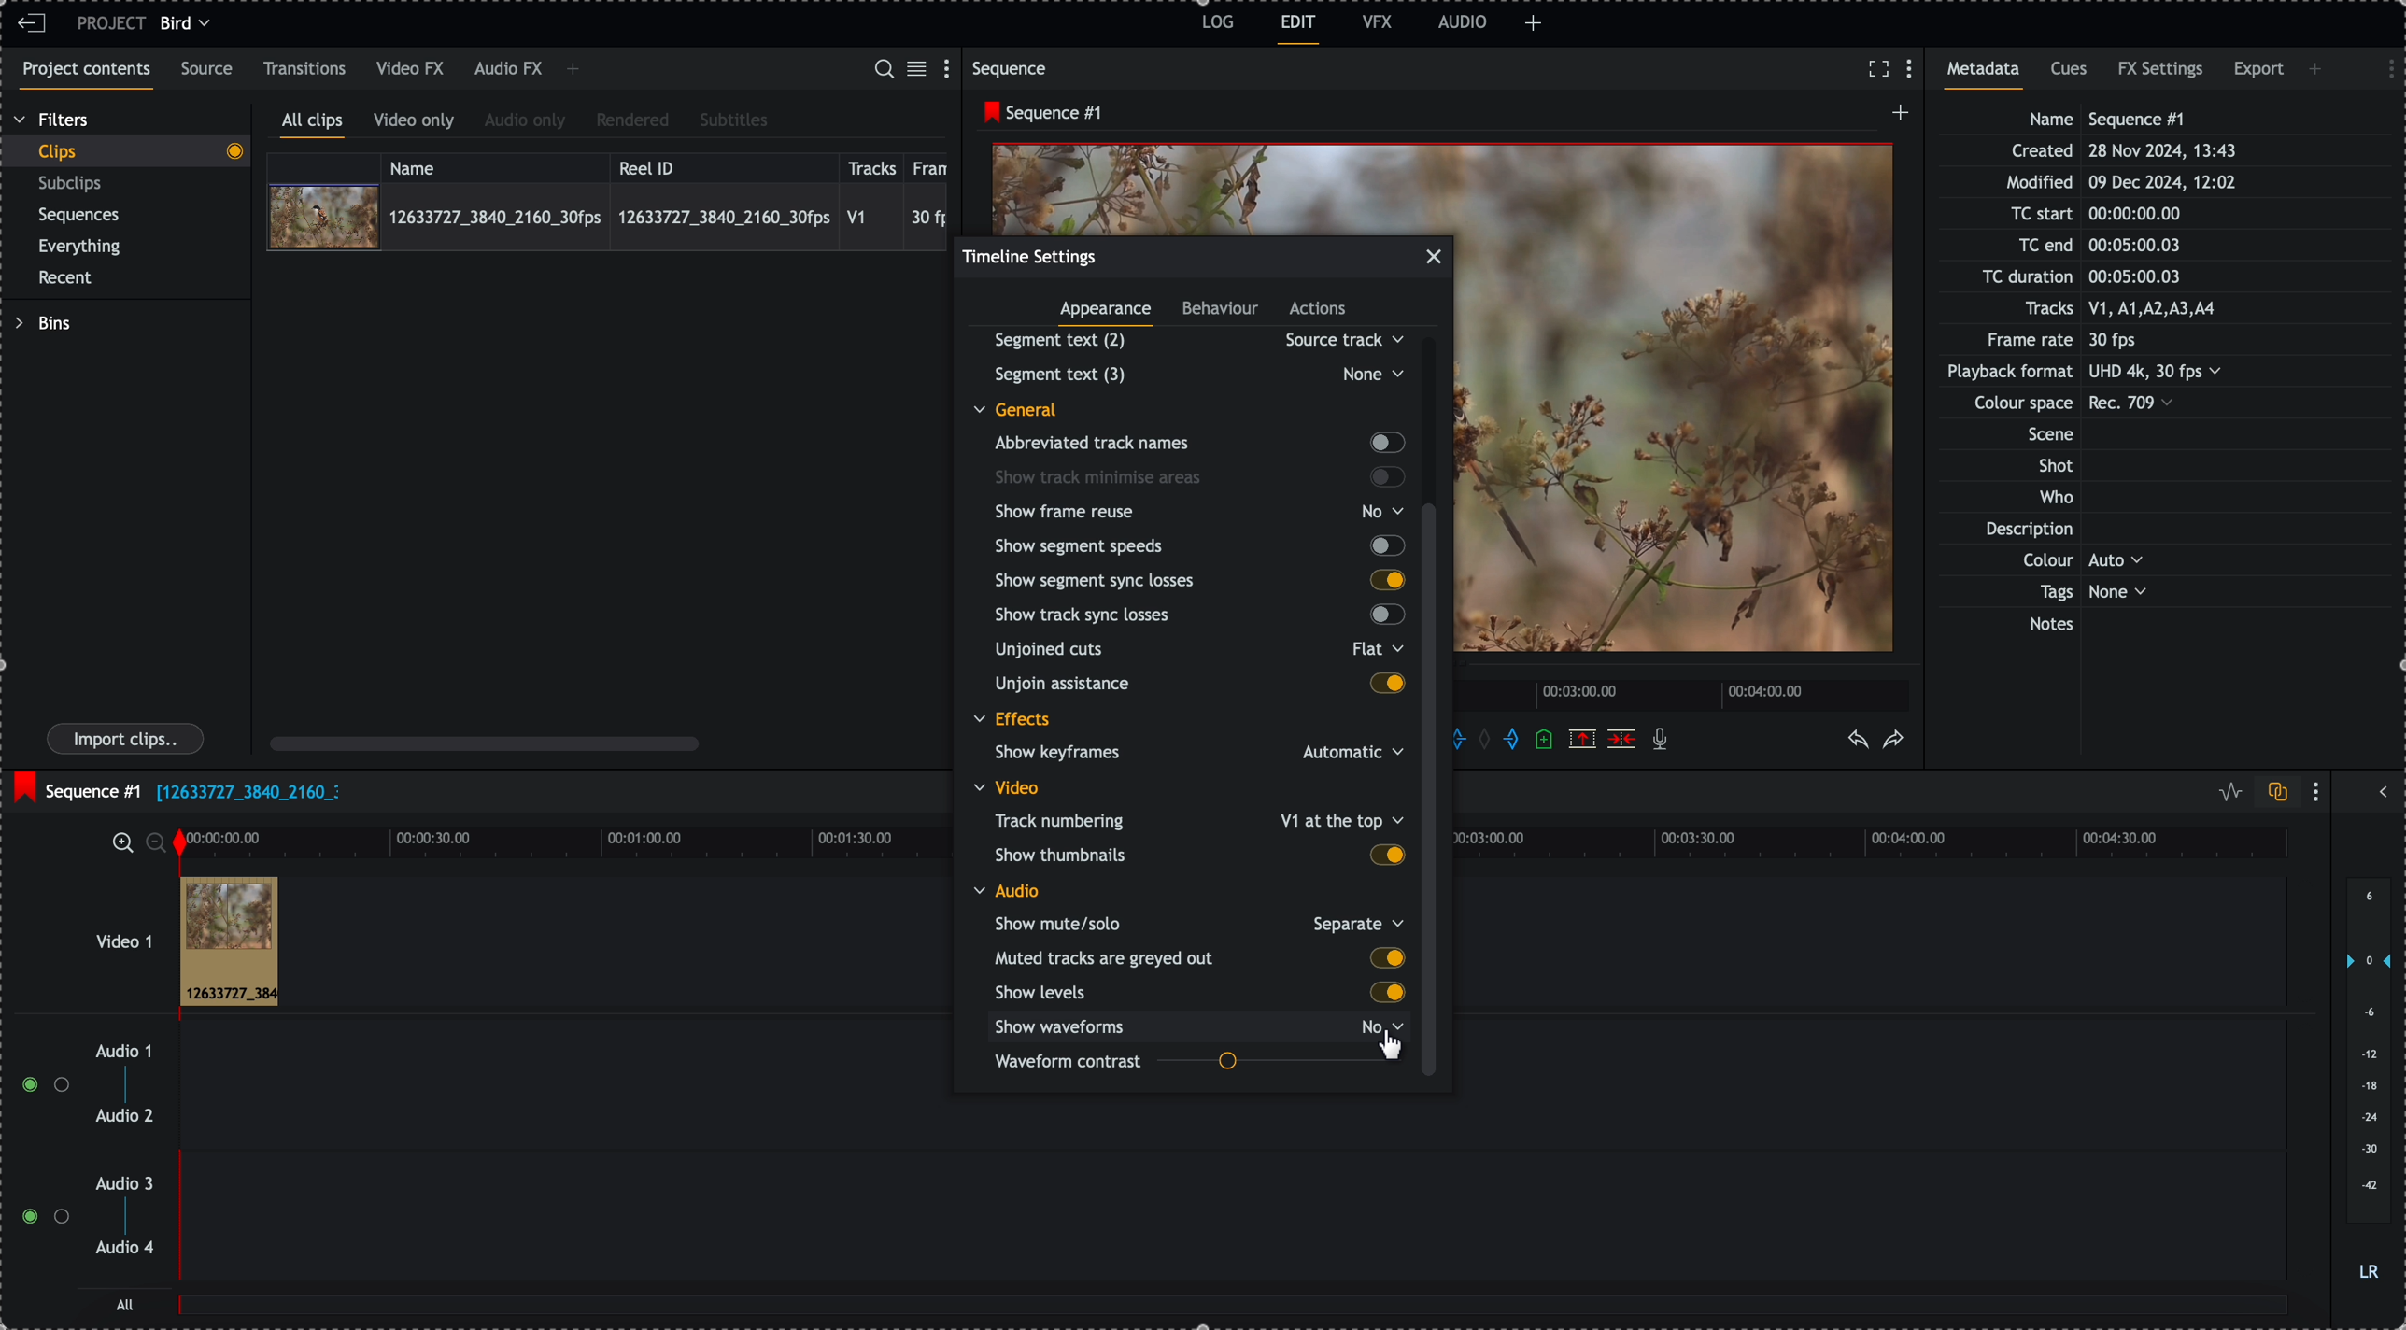  Describe the element at coordinates (1196, 374) in the screenshot. I see `` at that location.